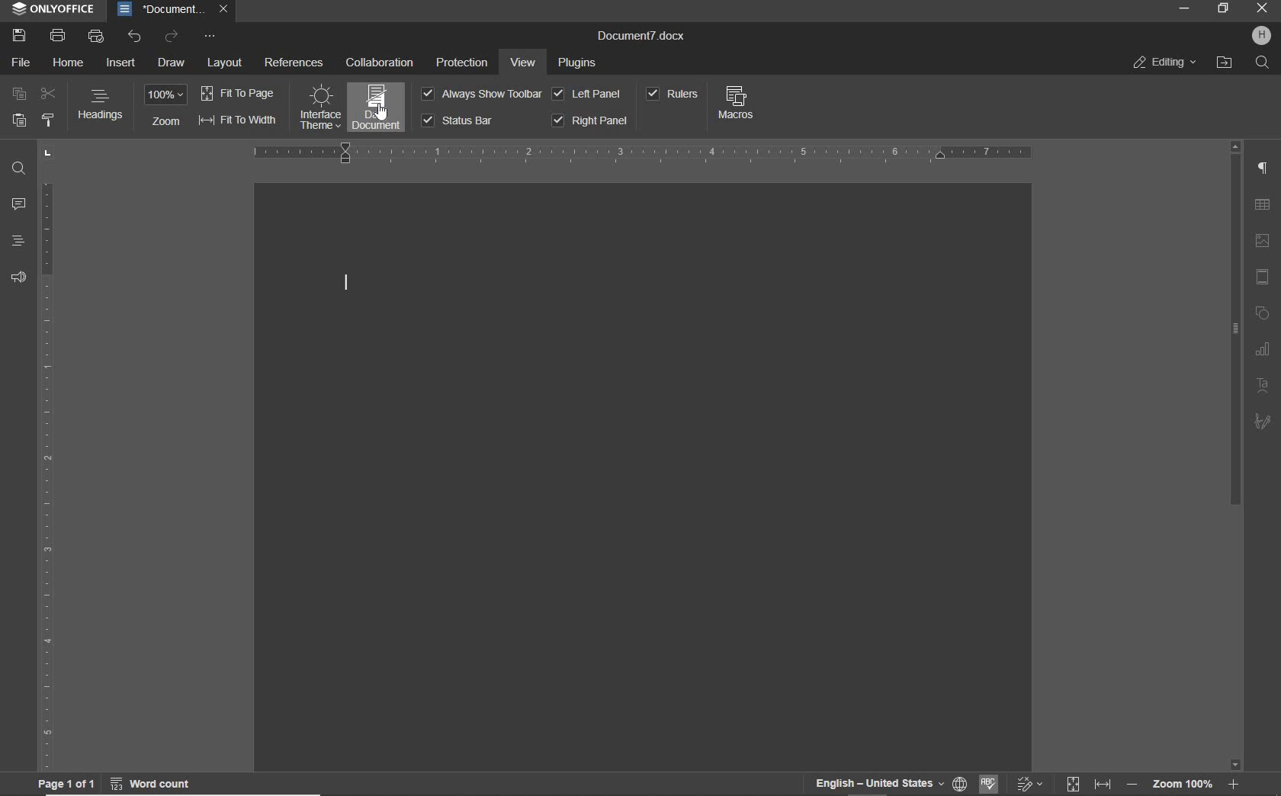 The image size is (1281, 796). Describe the element at coordinates (1163, 60) in the screenshot. I see `EDITING` at that location.